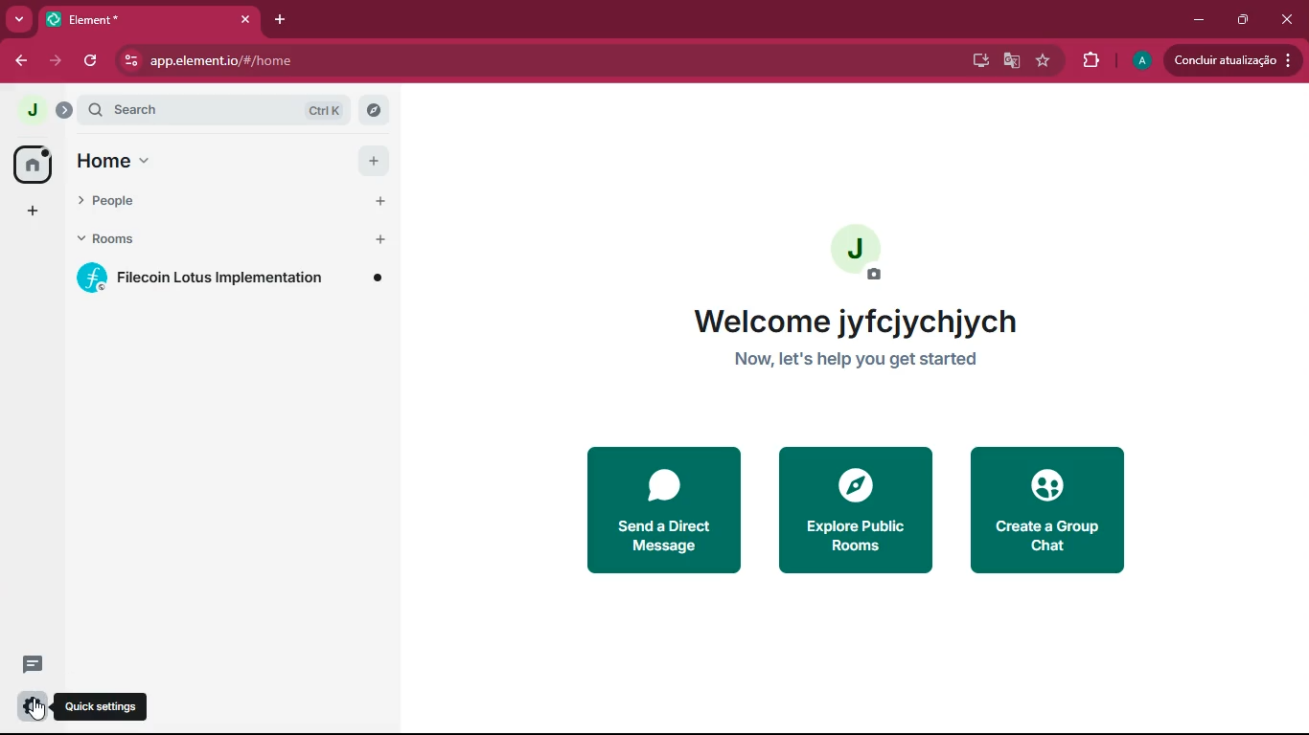  Describe the element at coordinates (666, 509) in the screenshot. I see `send a direct message` at that location.